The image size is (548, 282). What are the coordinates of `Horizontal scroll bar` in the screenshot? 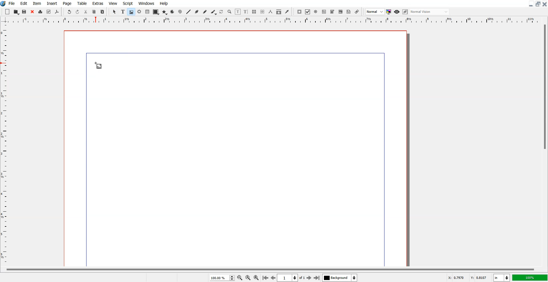 It's located at (269, 269).